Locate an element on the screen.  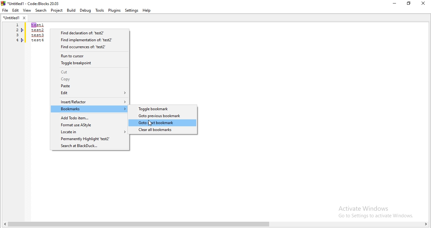
file is located at coordinates (5, 10).